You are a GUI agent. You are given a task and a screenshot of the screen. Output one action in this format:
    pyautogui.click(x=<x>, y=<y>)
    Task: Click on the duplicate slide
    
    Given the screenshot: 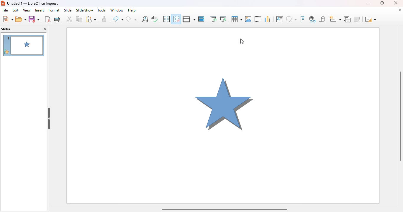 What is the action you would take?
    pyautogui.click(x=347, y=19)
    